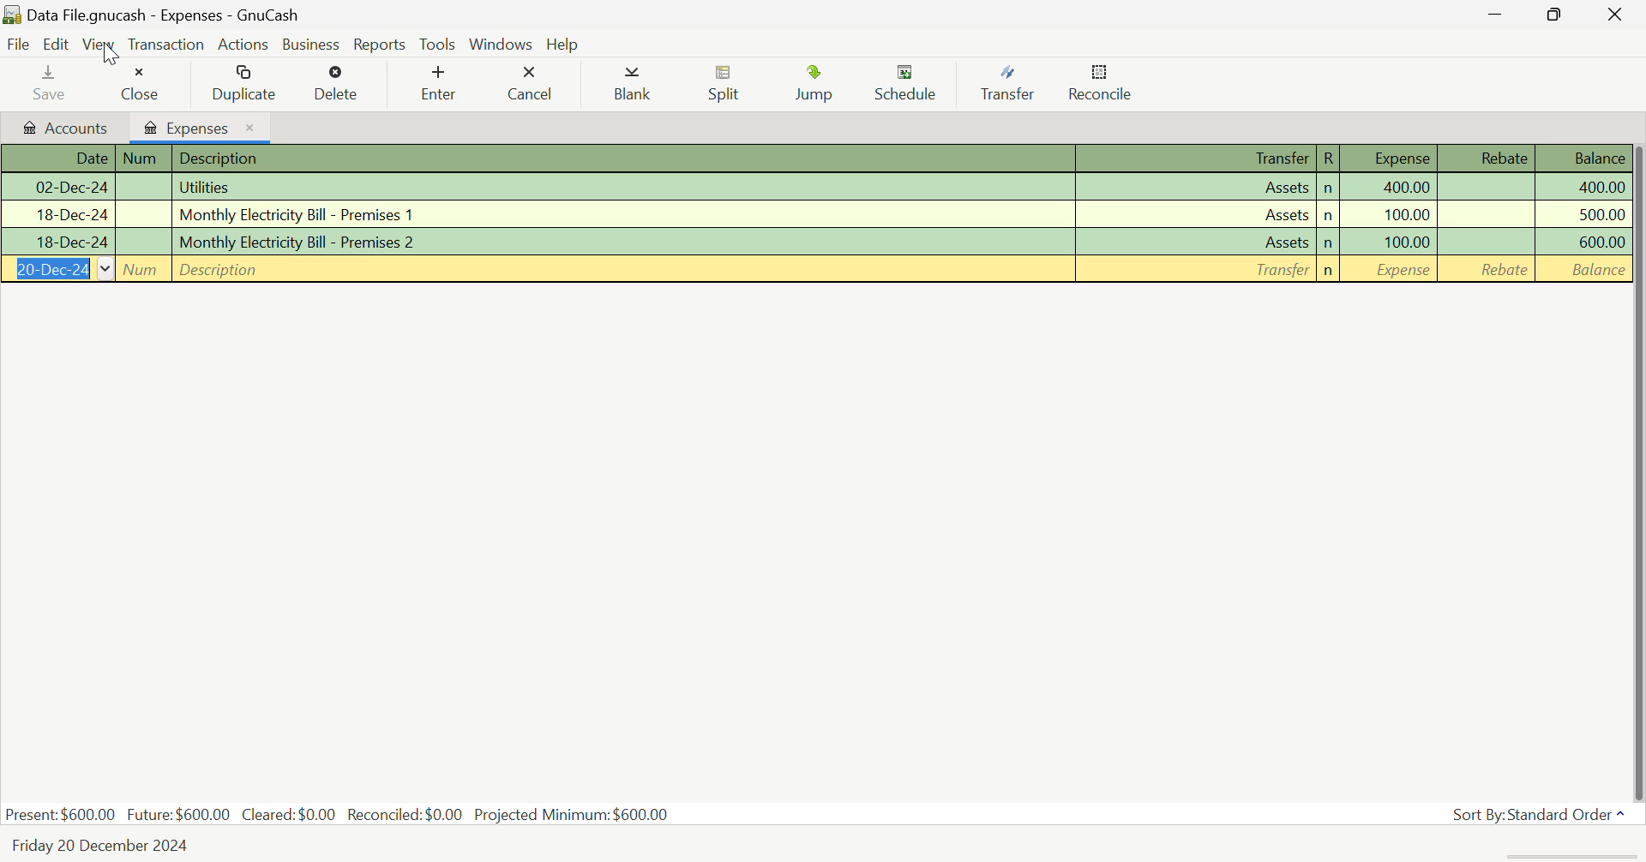 This screenshot has width=1646, height=862. I want to click on Description, so click(623, 159).